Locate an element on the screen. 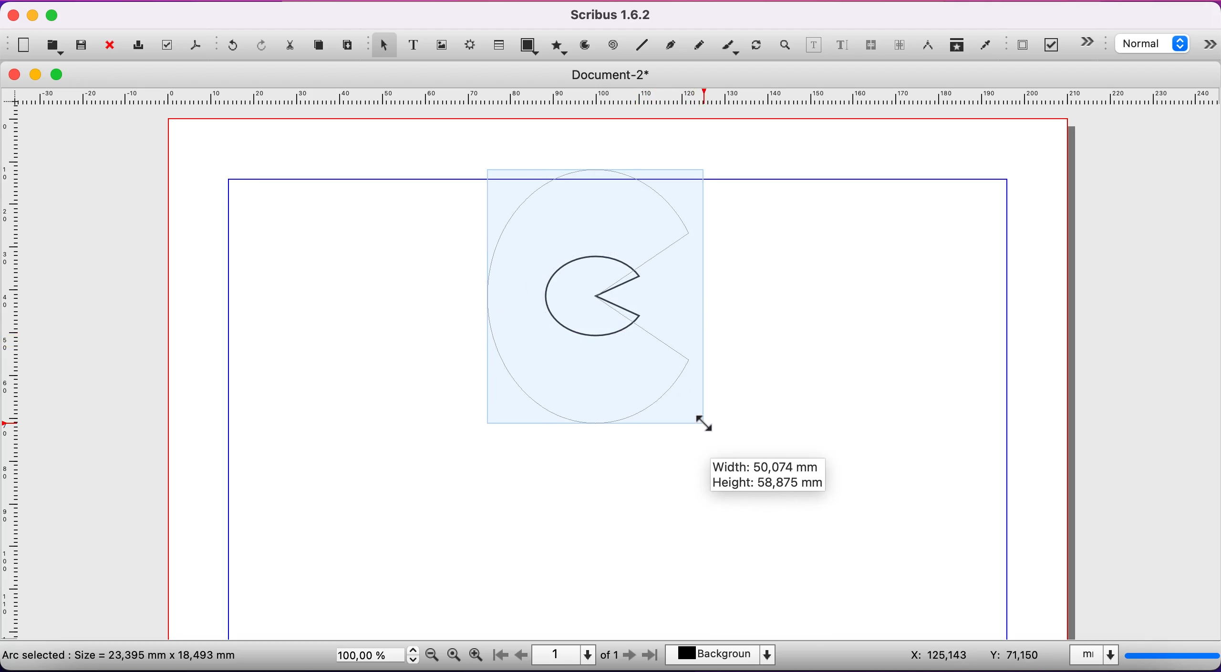 The width and height of the screenshot is (1221, 672). copy item properties is located at coordinates (958, 47).